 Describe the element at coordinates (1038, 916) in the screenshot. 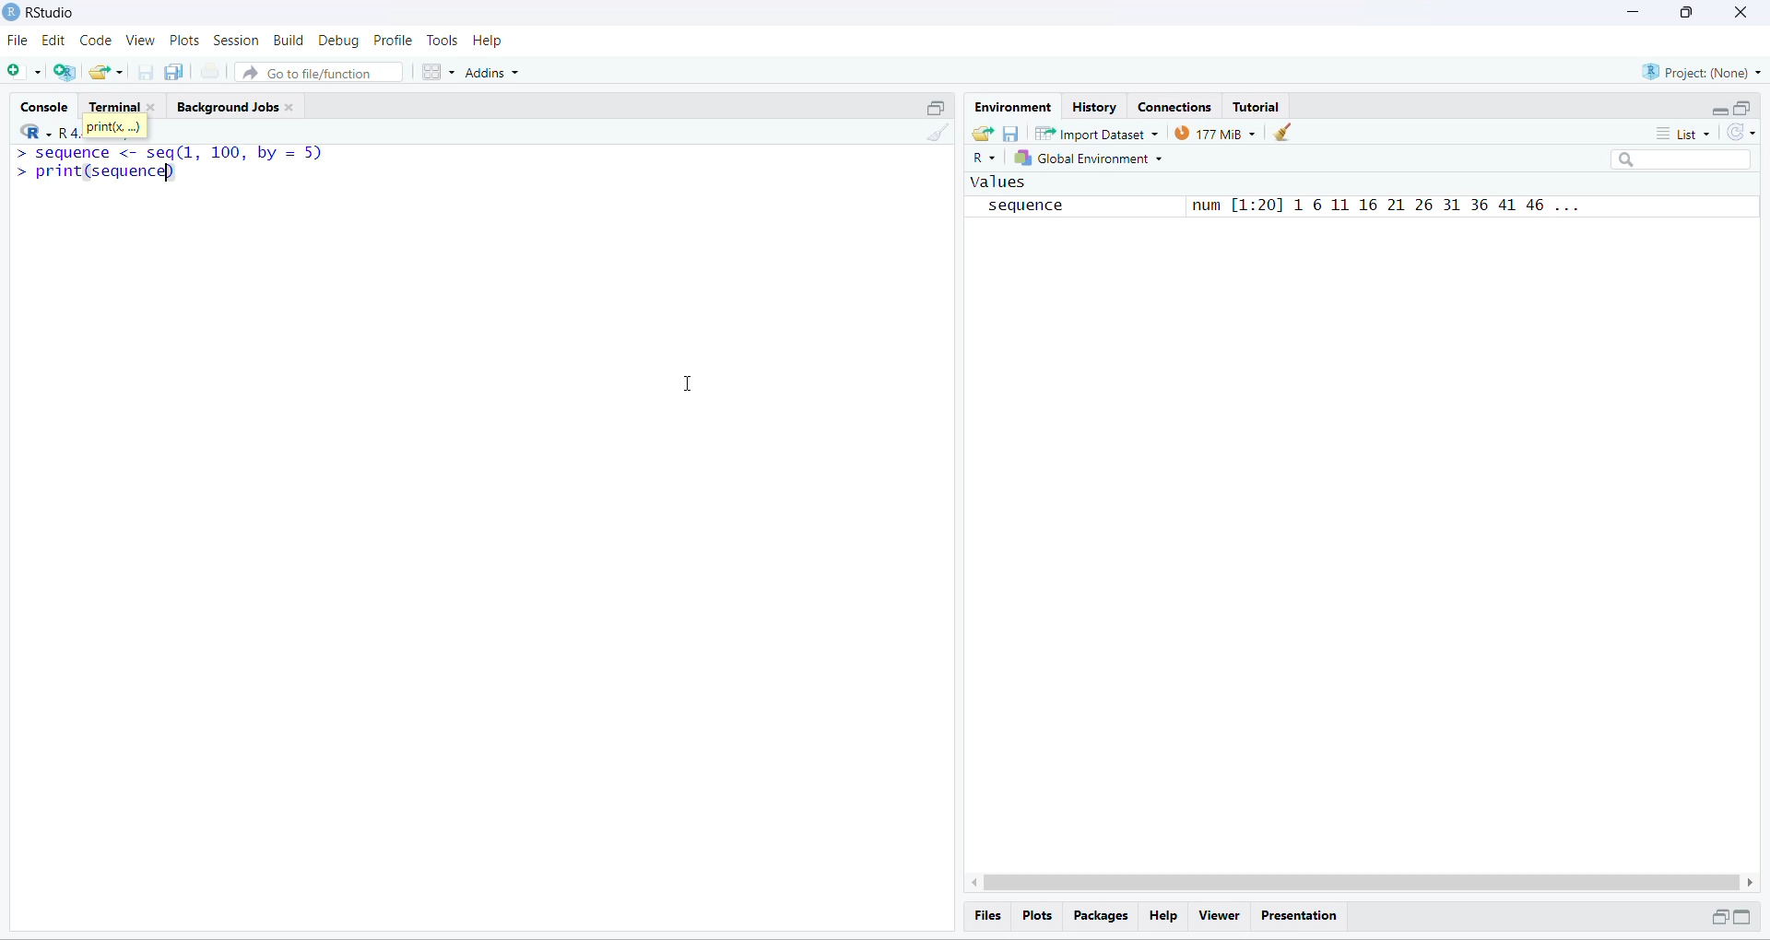

I see `plots` at that location.